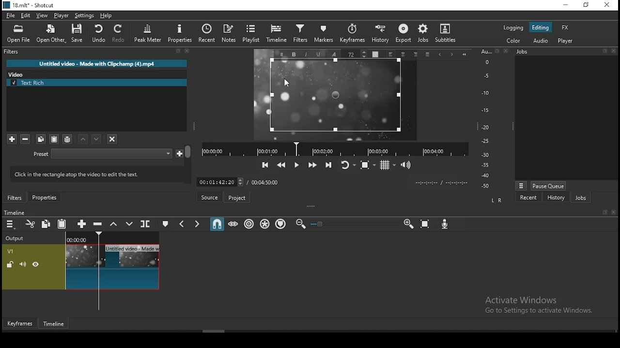 The image size is (620, 348). I want to click on player, so click(567, 41).